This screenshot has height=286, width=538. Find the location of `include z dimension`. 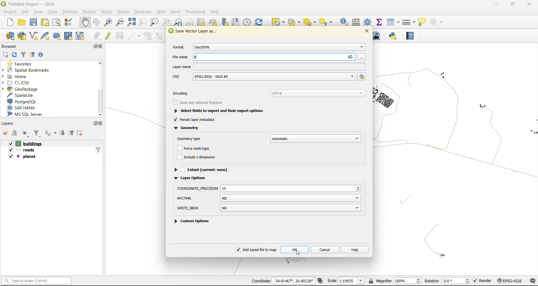

include z dimension is located at coordinates (197, 156).